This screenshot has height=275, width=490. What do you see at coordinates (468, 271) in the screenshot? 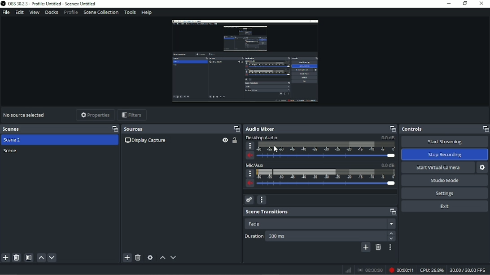
I see `FPS` at bounding box center [468, 271].